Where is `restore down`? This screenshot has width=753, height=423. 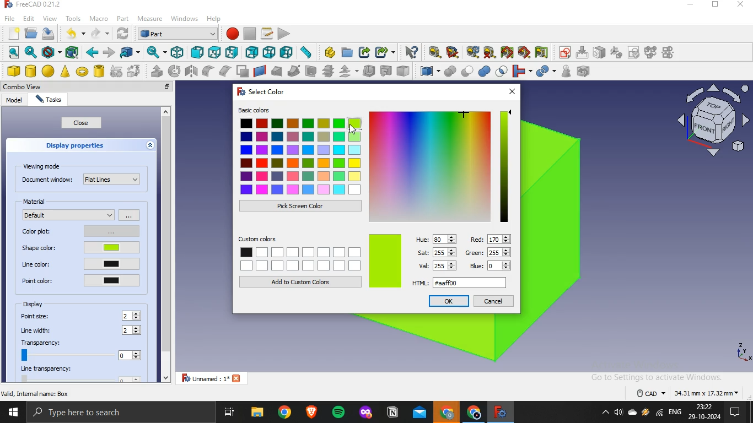 restore down is located at coordinates (715, 6).